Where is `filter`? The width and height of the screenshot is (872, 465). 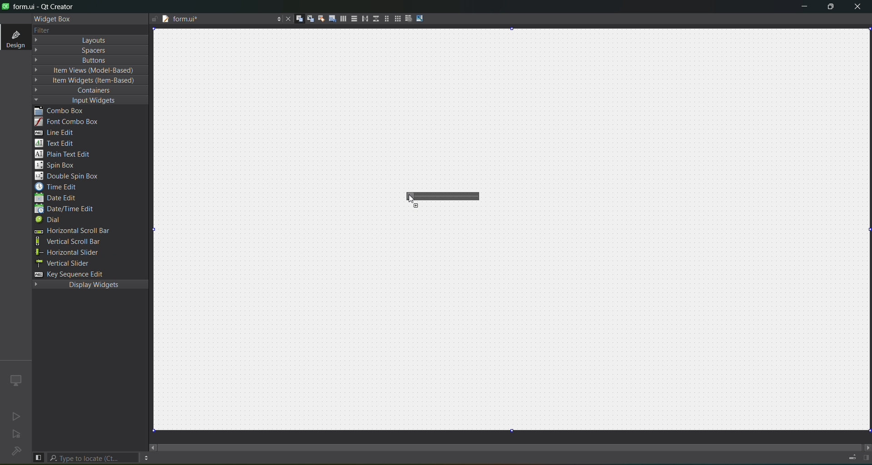
filter is located at coordinates (40, 30).